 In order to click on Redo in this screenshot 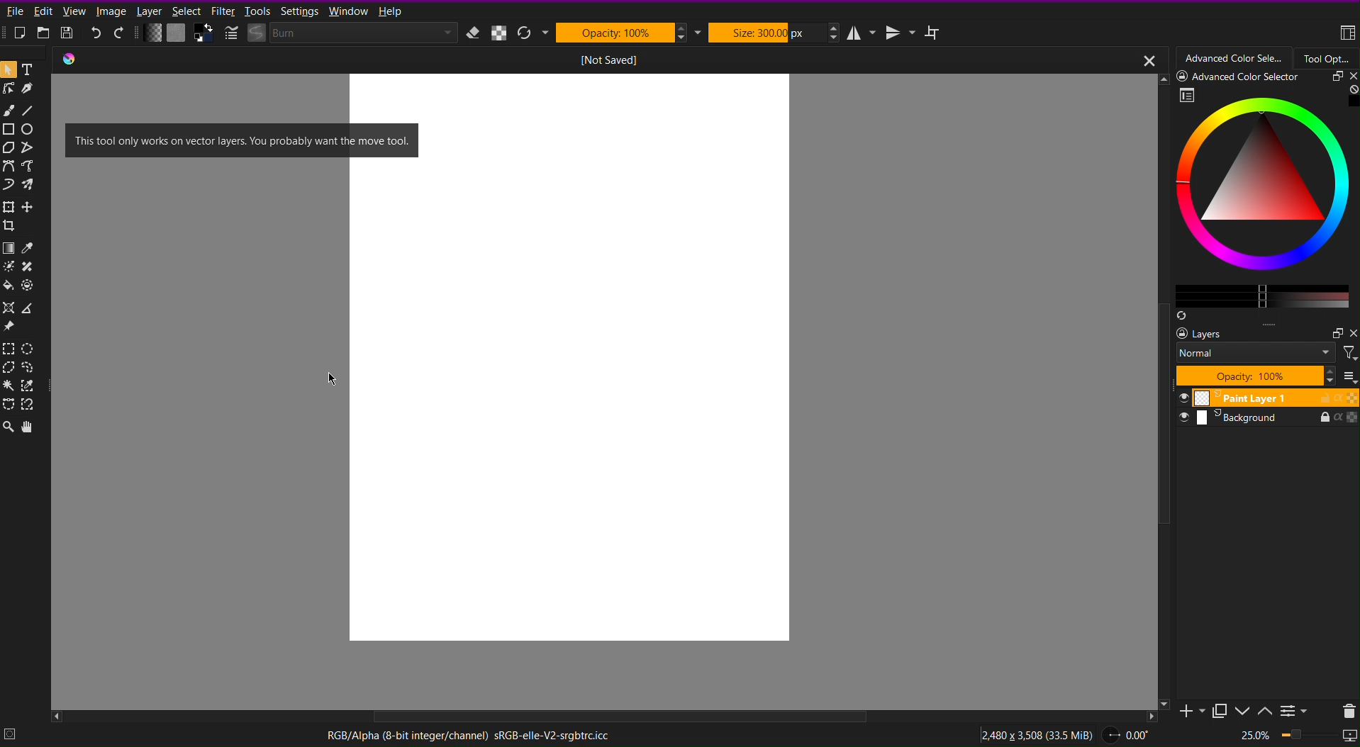, I will do `click(120, 34)`.